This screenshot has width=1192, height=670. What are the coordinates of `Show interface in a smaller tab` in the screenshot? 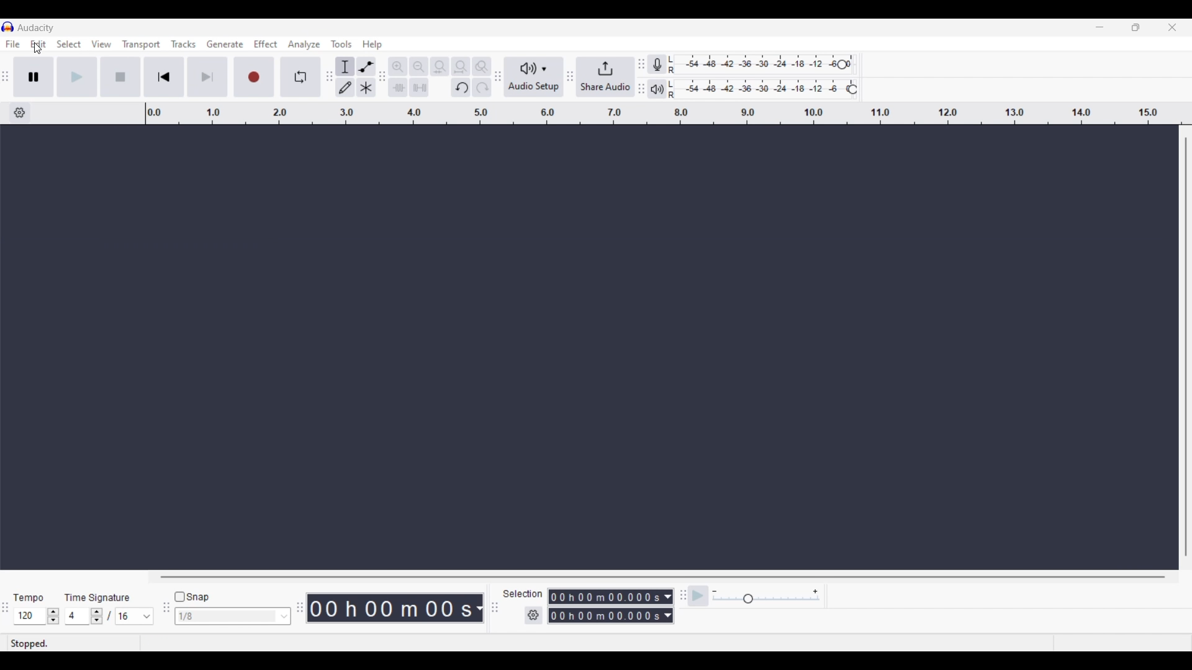 It's located at (1136, 27).